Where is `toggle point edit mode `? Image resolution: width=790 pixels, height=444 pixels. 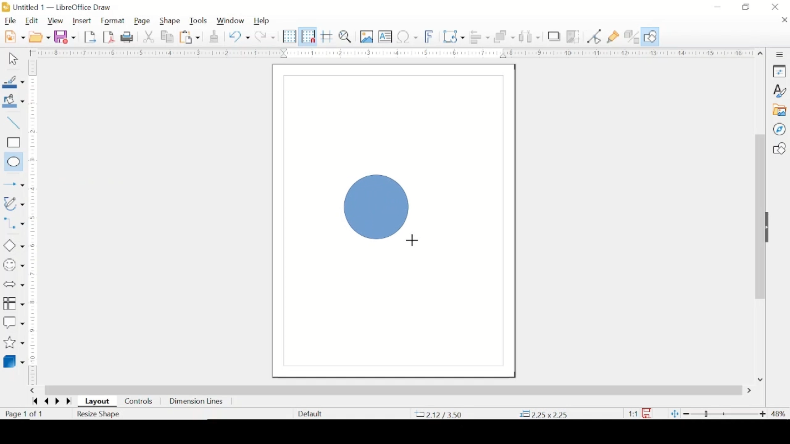
toggle point edit mode  is located at coordinates (595, 37).